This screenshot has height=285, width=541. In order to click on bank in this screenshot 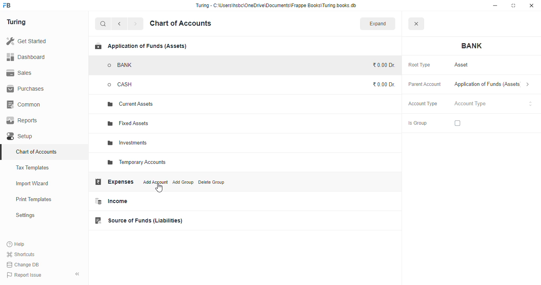, I will do `click(472, 46)`.